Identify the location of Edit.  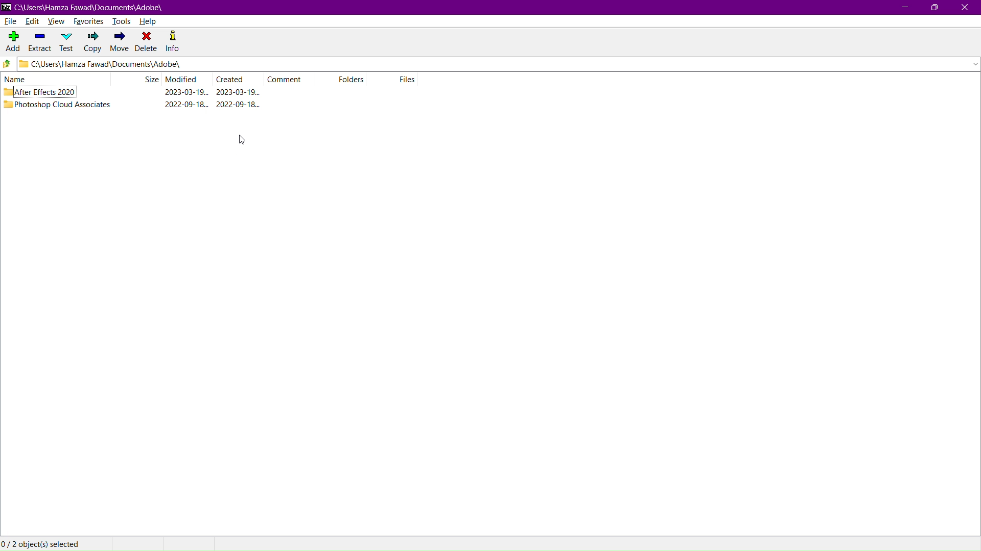
(33, 21).